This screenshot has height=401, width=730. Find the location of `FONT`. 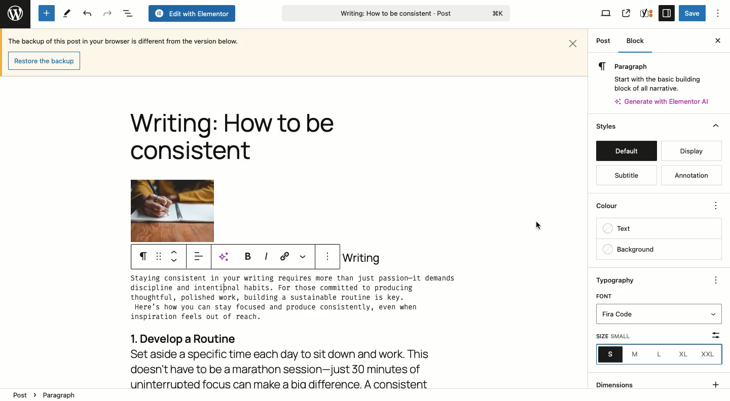

FONT is located at coordinates (605, 295).